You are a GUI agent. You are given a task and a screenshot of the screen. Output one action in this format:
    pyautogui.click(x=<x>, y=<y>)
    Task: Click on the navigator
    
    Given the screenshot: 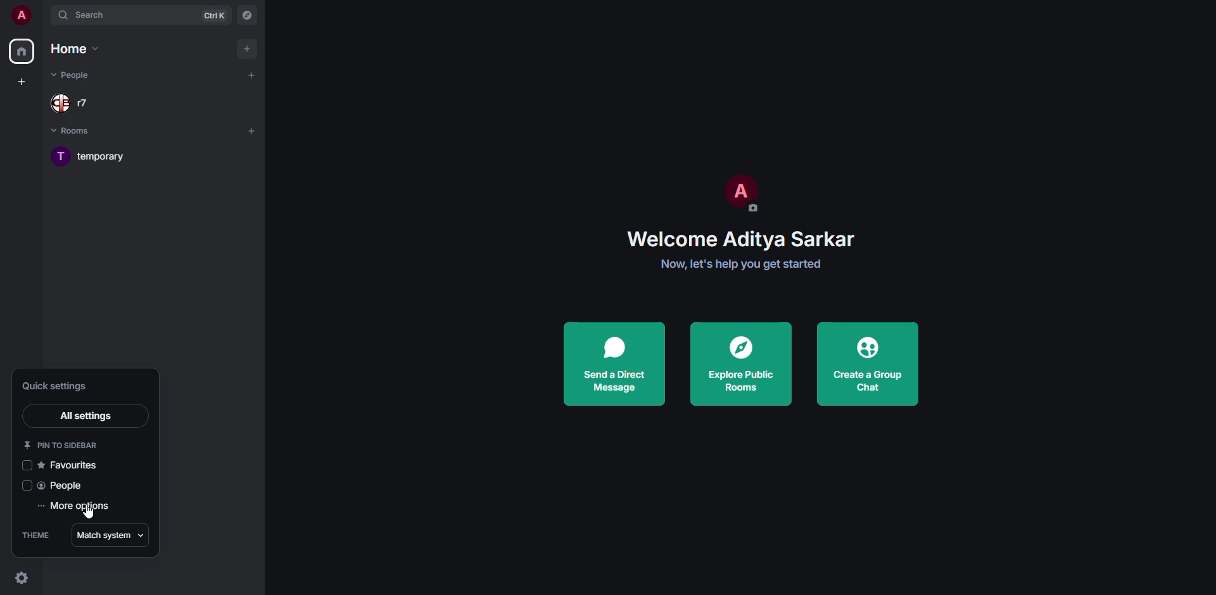 What is the action you would take?
    pyautogui.click(x=247, y=15)
    